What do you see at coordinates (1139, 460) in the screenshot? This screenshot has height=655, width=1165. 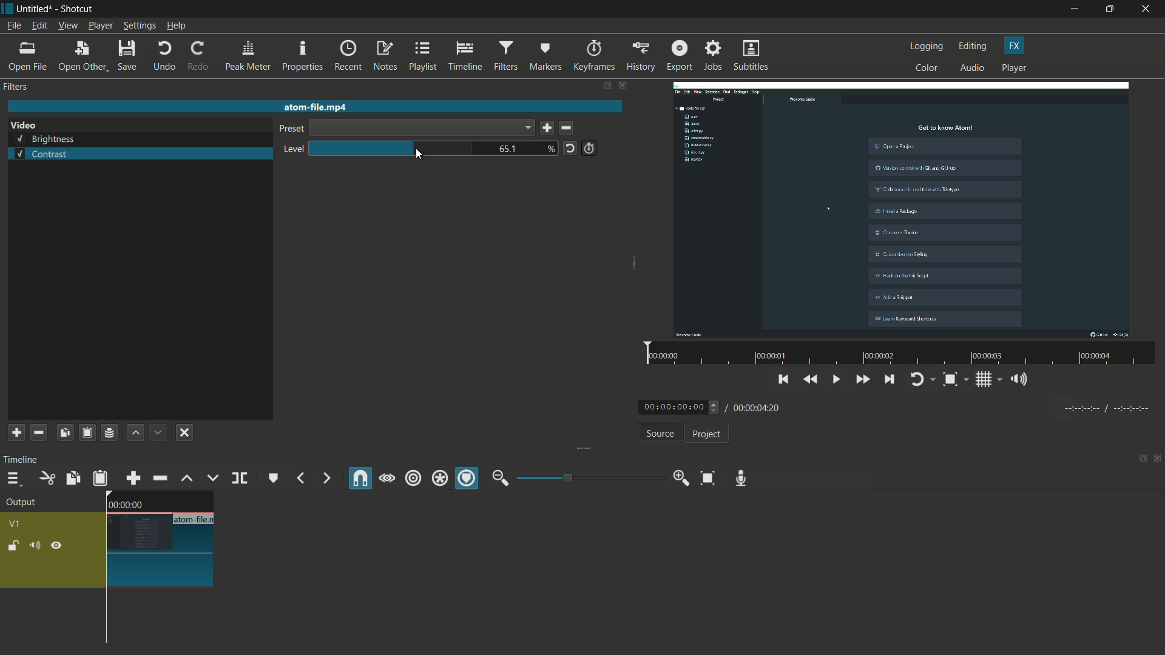 I see `show tabs` at bounding box center [1139, 460].